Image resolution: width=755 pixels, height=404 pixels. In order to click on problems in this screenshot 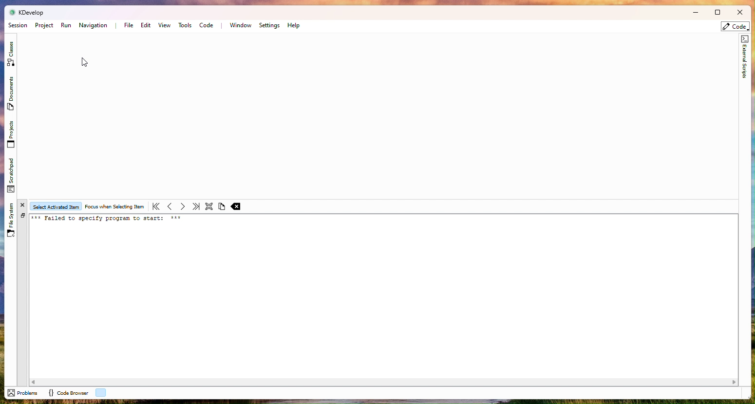, I will do `click(23, 393)`.